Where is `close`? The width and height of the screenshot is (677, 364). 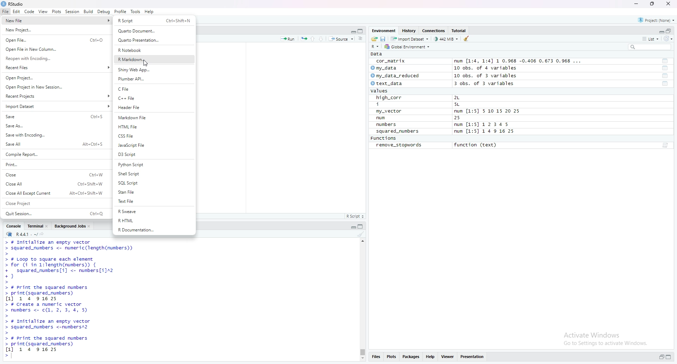
close is located at coordinates (48, 227).